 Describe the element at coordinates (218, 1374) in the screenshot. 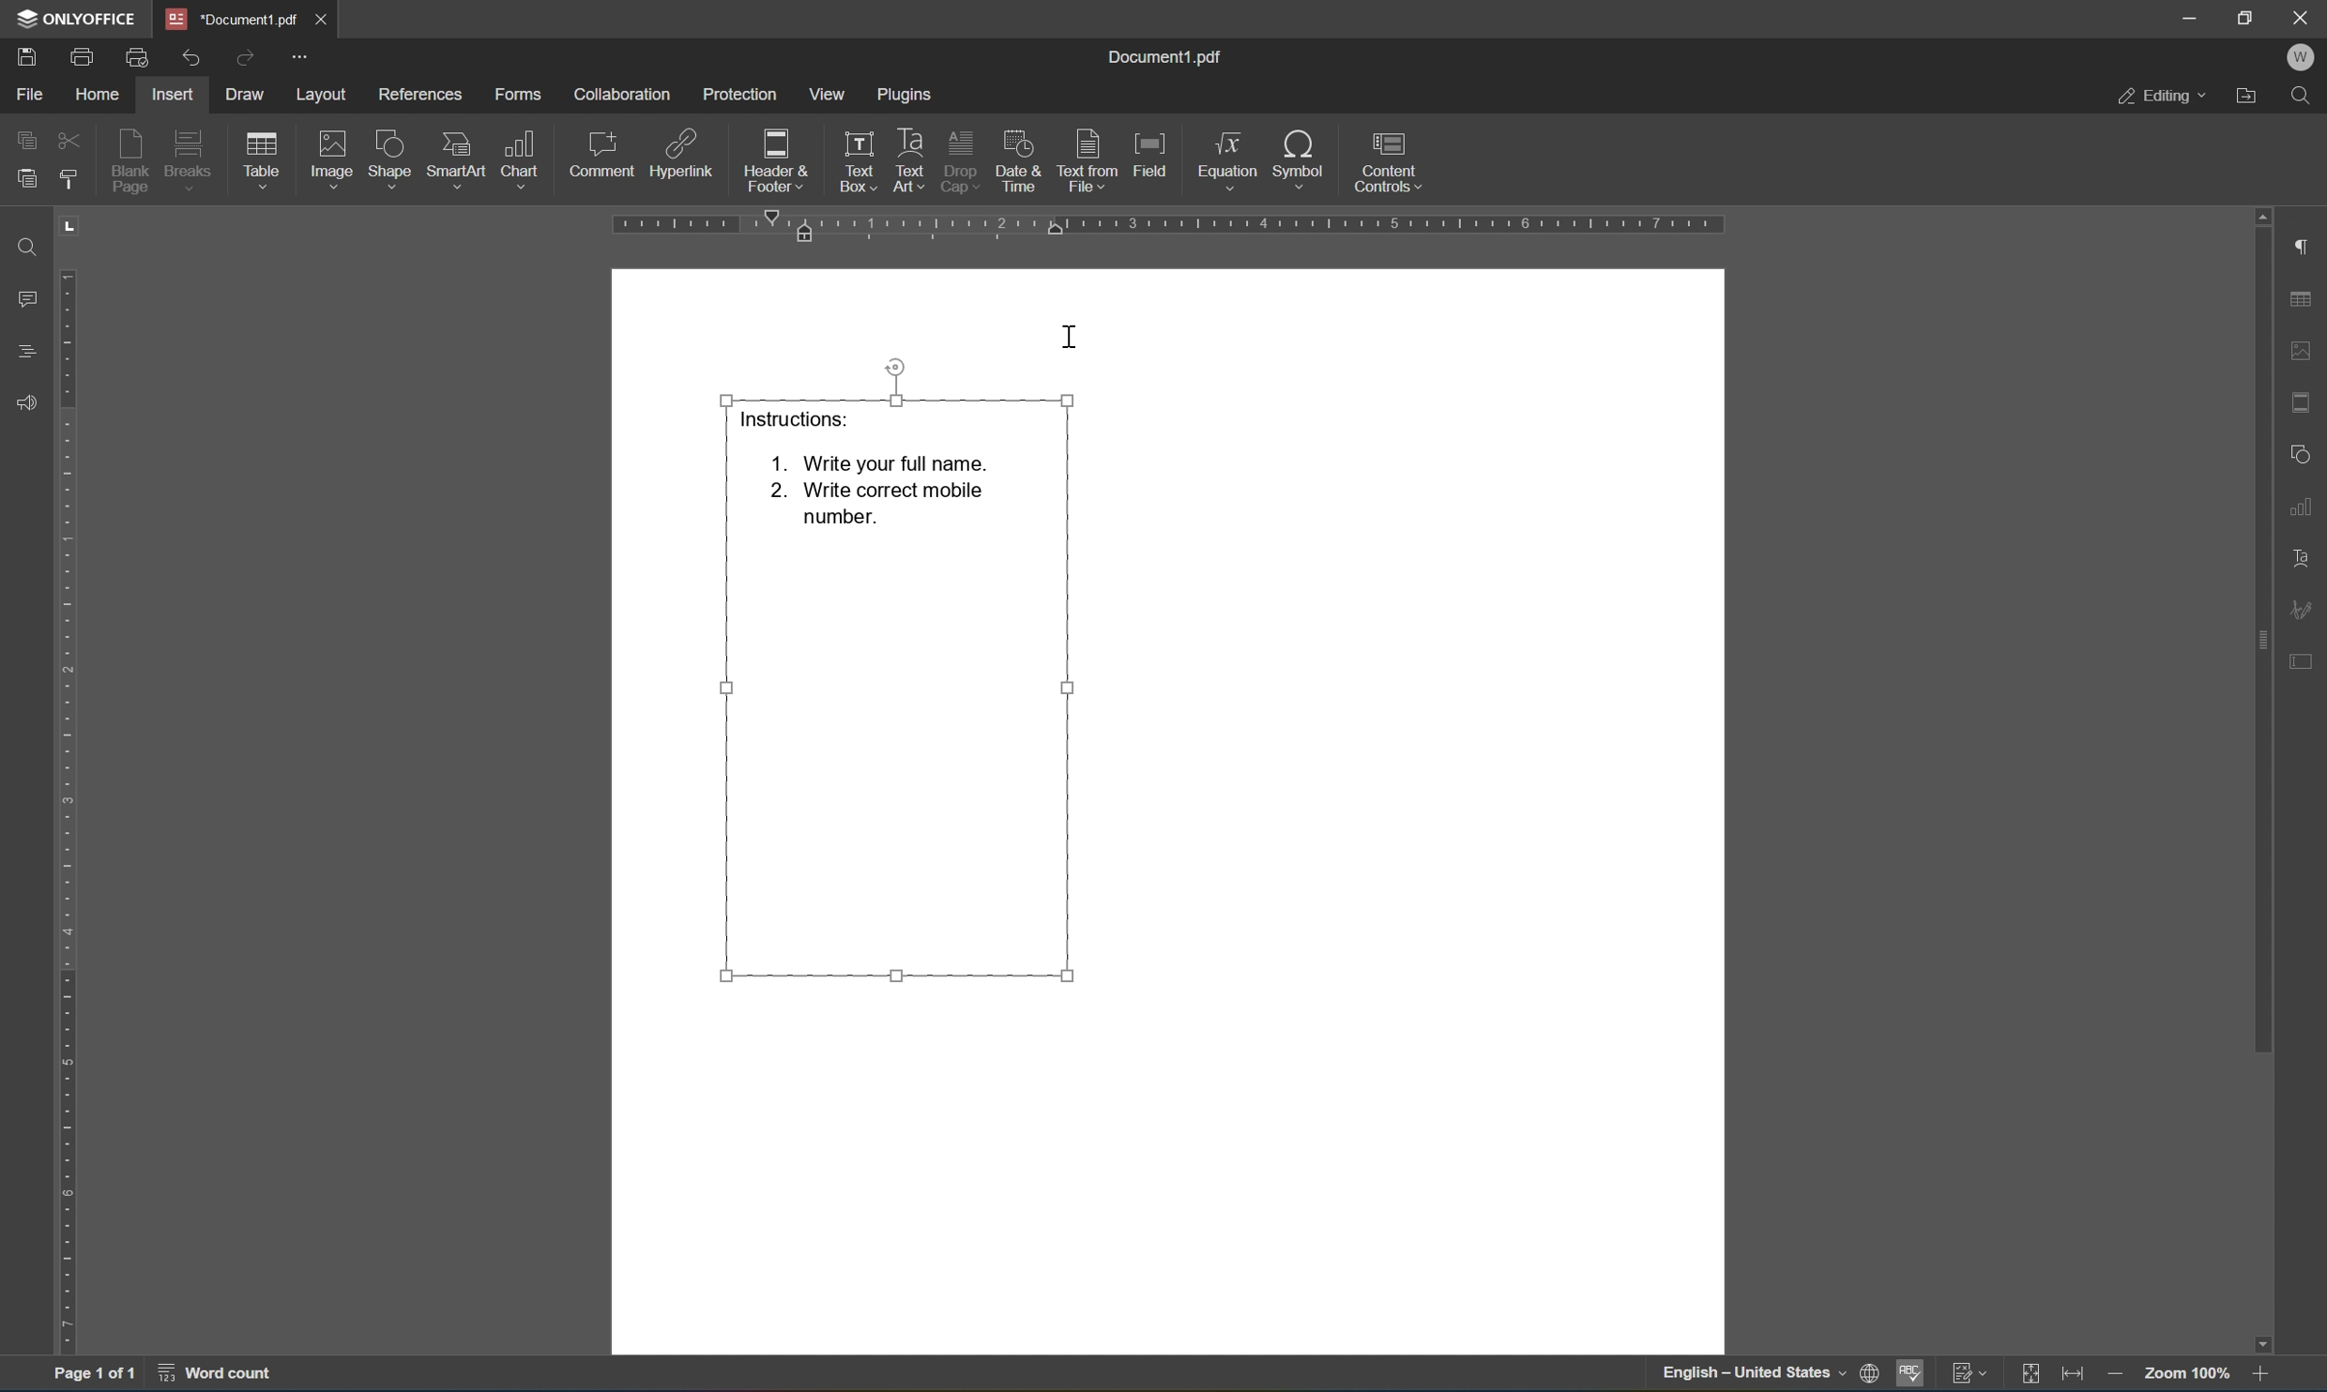

I see `word count` at that location.